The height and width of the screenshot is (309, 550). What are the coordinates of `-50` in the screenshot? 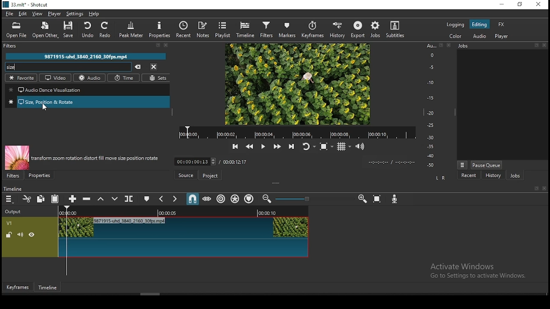 It's located at (431, 166).